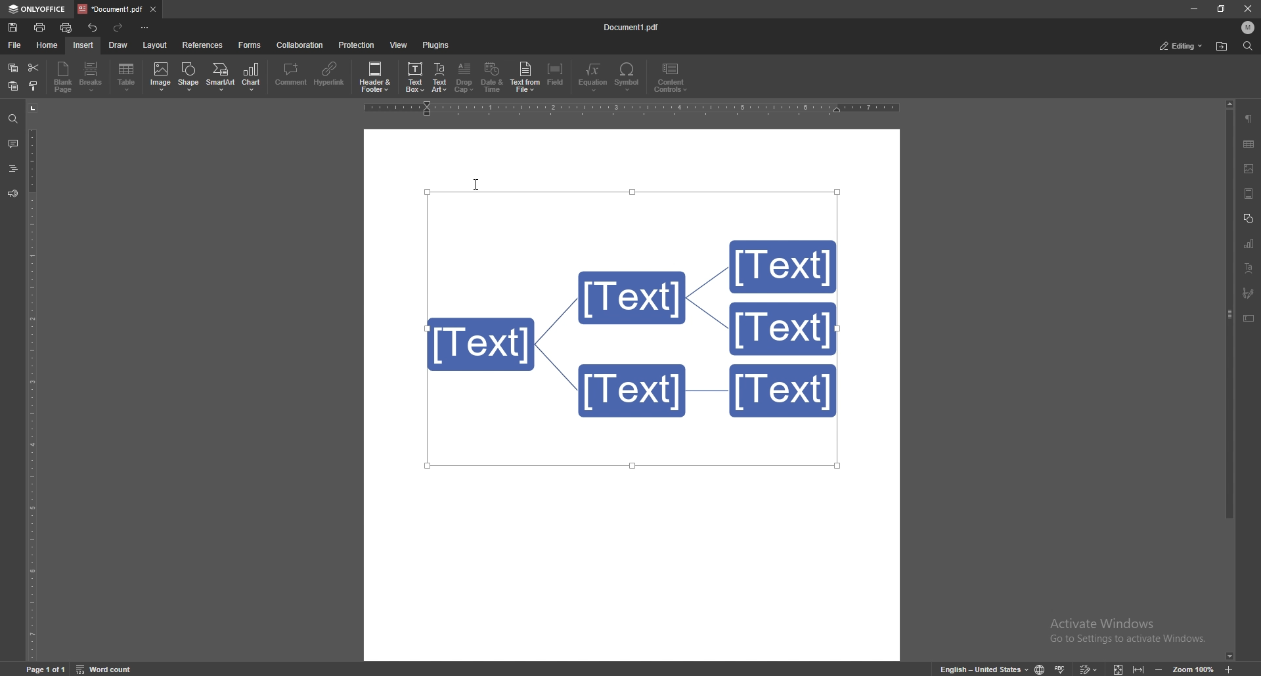 The image size is (1261, 676). I want to click on options, so click(146, 27).